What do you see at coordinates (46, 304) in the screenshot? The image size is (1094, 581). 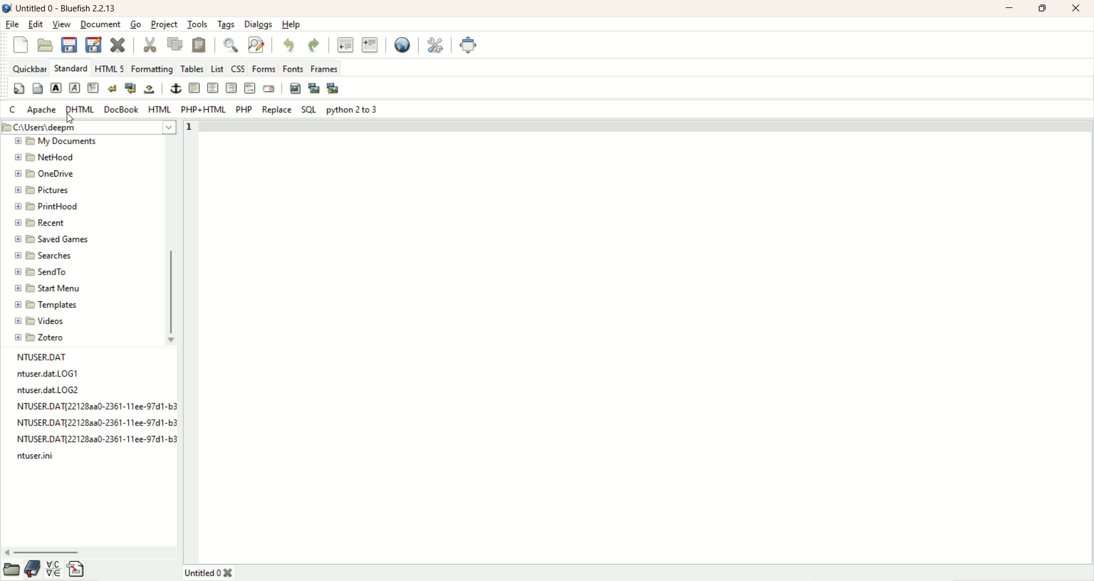 I see `templates` at bounding box center [46, 304].